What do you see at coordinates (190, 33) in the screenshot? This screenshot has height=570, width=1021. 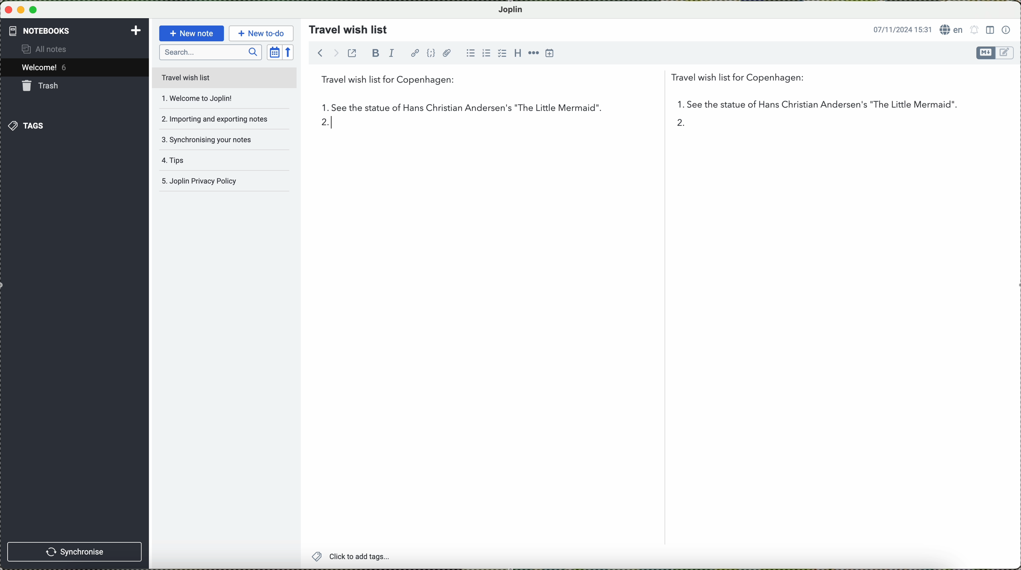 I see `new note button` at bounding box center [190, 33].